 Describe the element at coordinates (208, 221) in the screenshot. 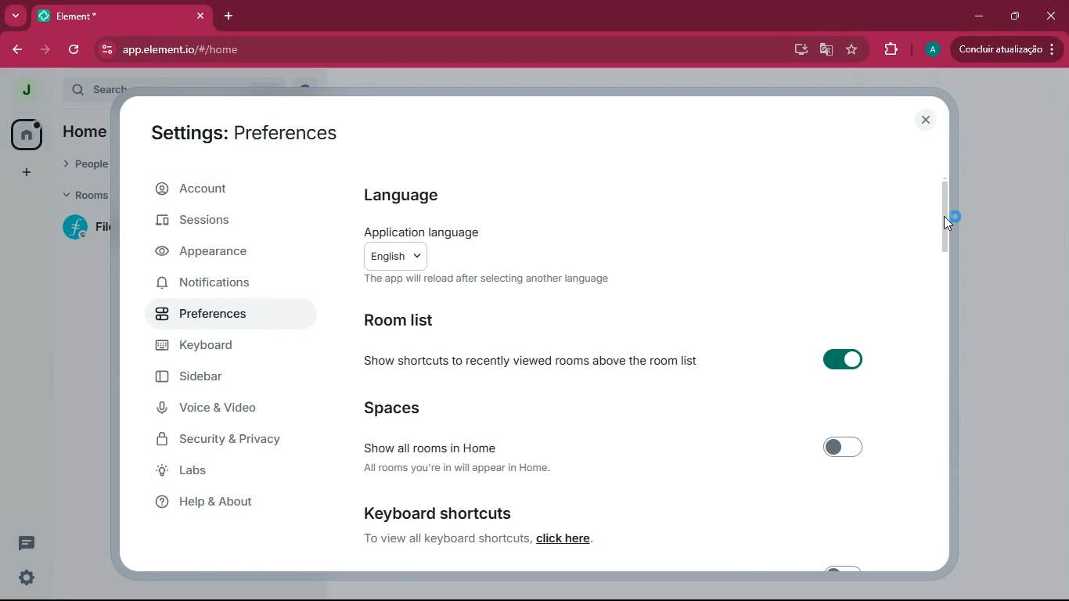

I see `Sessions` at that location.